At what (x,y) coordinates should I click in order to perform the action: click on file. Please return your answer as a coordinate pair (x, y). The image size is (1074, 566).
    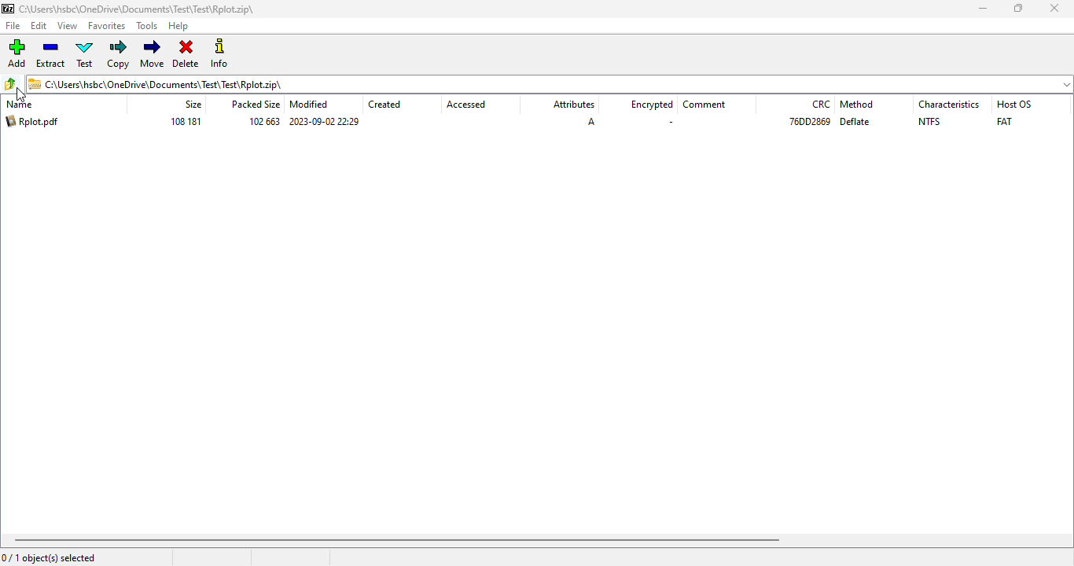
    Looking at the image, I should click on (13, 26).